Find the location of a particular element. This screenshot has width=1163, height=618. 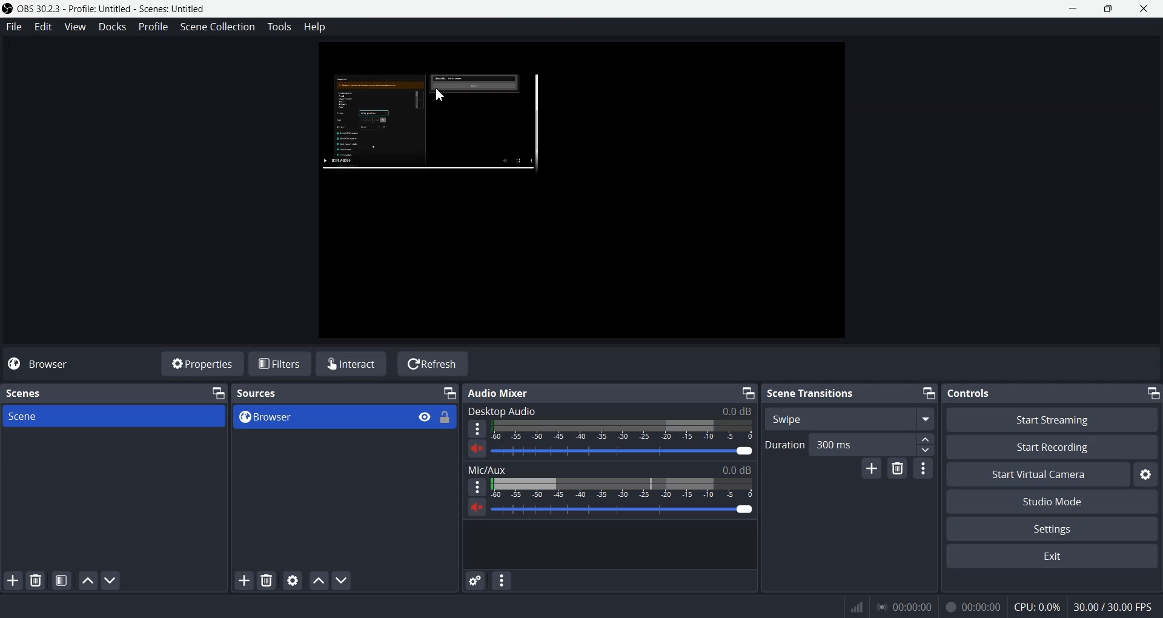

Desktop Audio is located at coordinates (609, 411).